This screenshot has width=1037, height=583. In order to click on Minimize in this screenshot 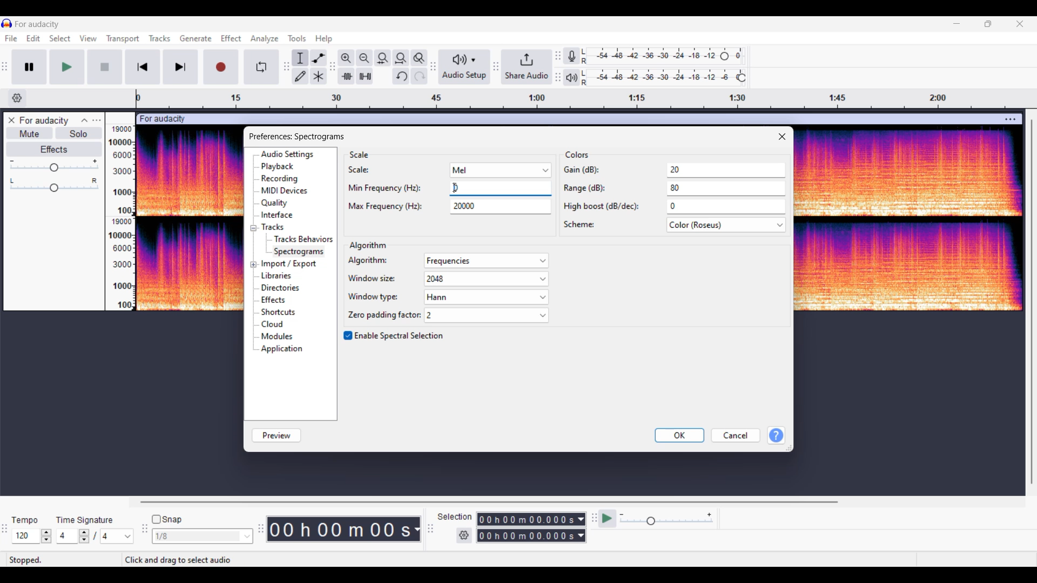, I will do `click(957, 24)`.